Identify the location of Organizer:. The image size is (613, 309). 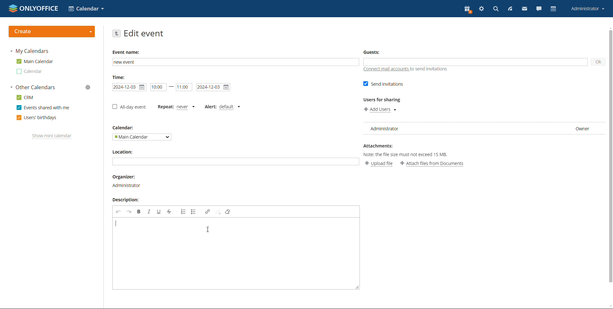
(123, 176).